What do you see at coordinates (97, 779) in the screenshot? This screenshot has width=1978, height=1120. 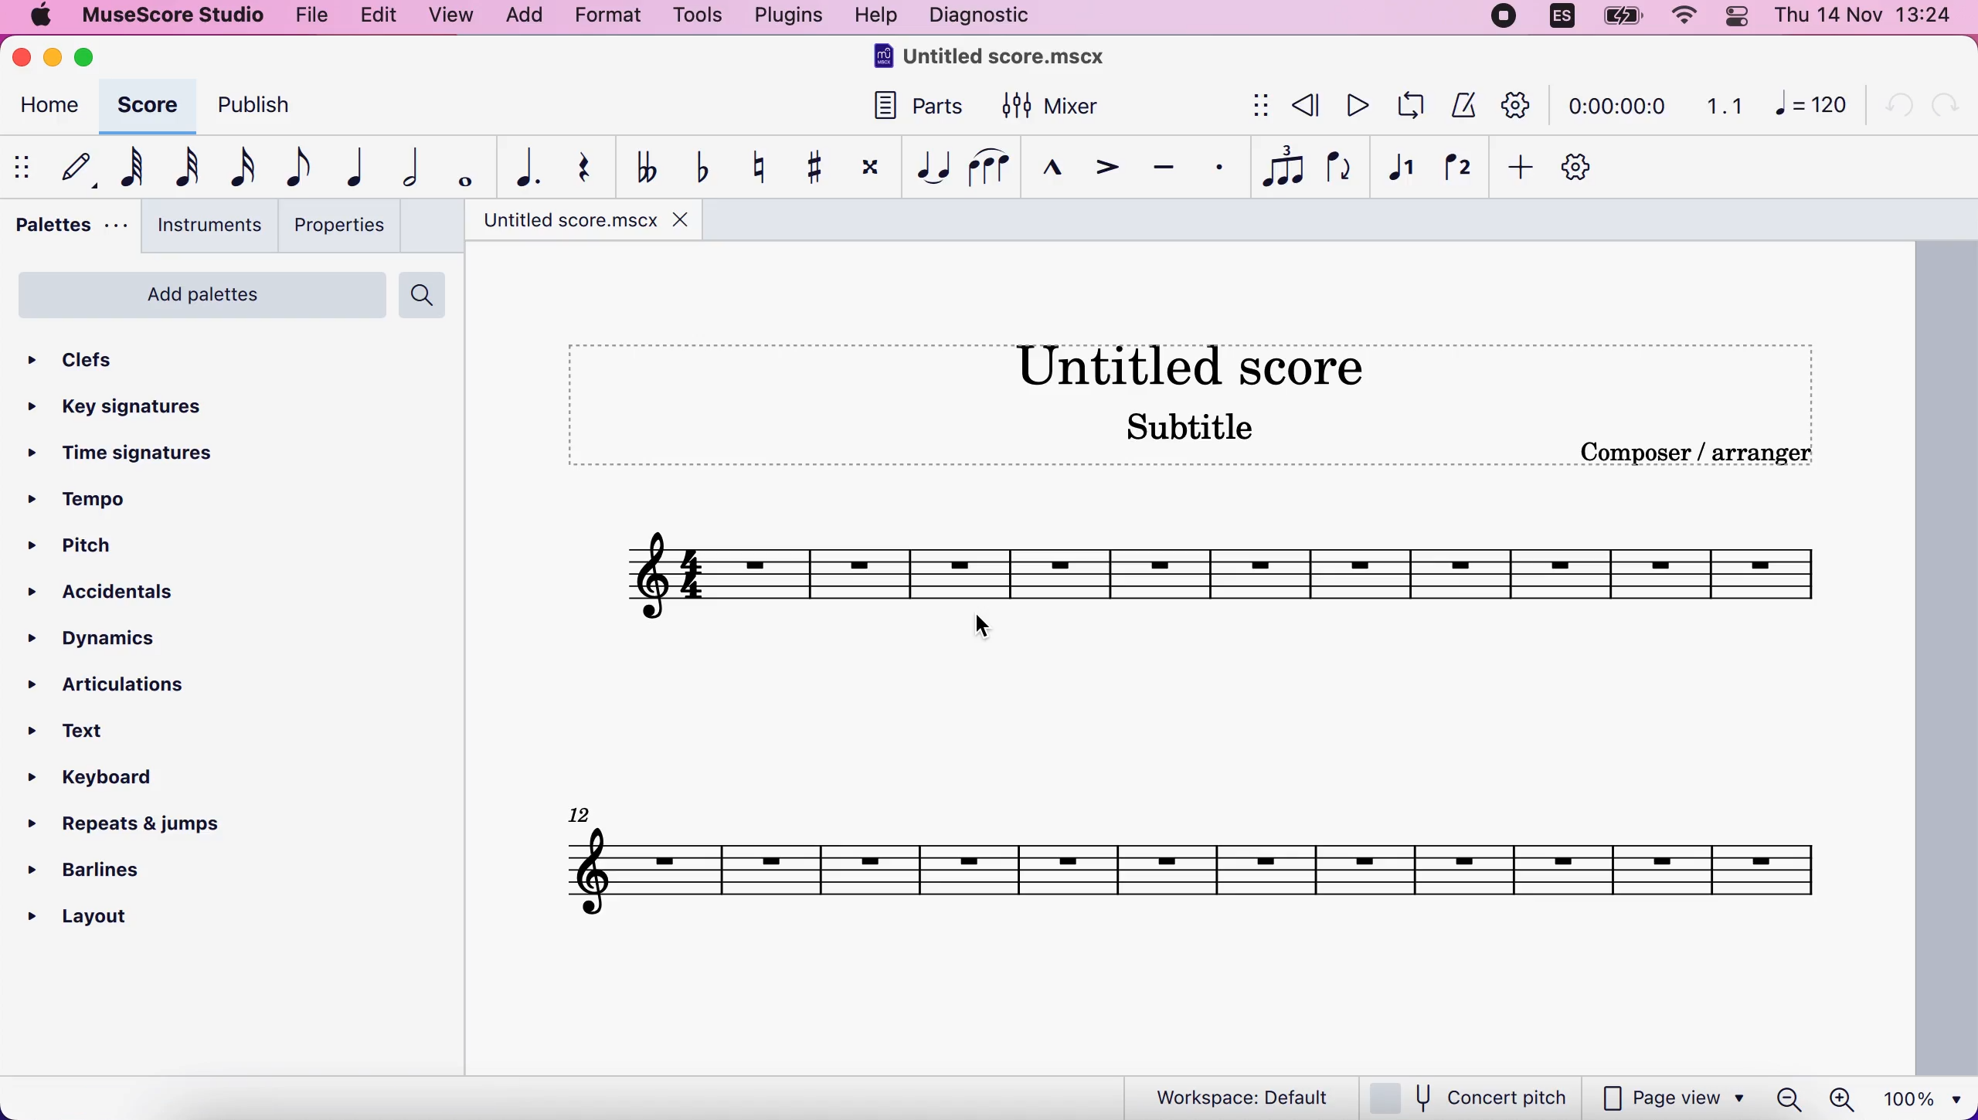 I see `keyboard` at bounding box center [97, 779].